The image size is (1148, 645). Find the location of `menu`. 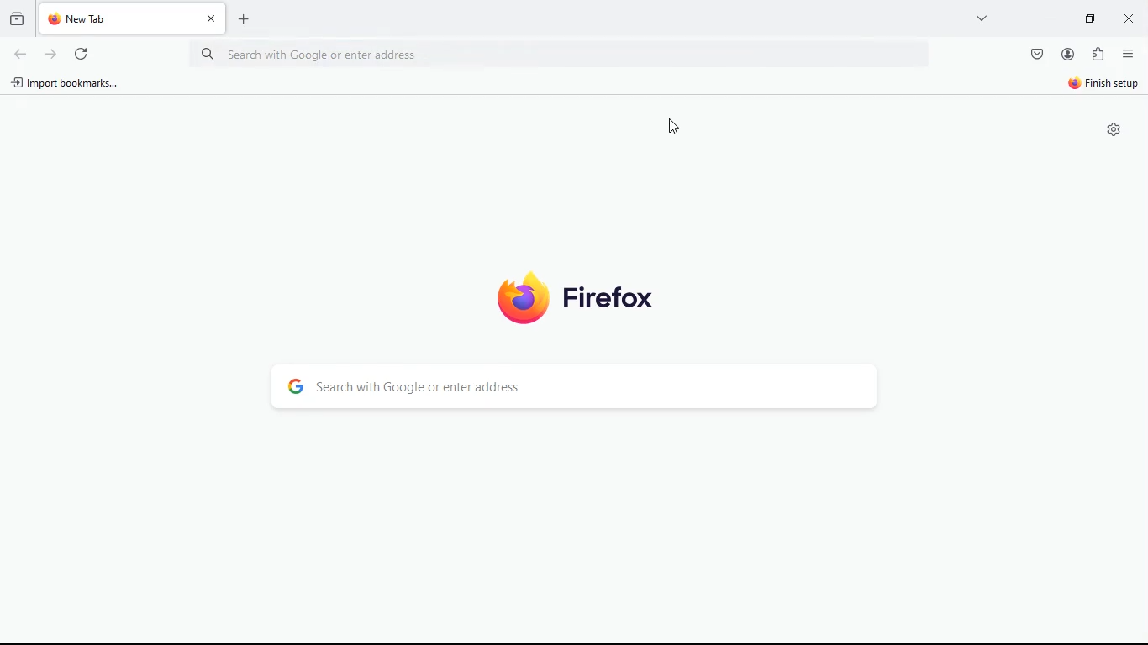

menu is located at coordinates (1127, 53).